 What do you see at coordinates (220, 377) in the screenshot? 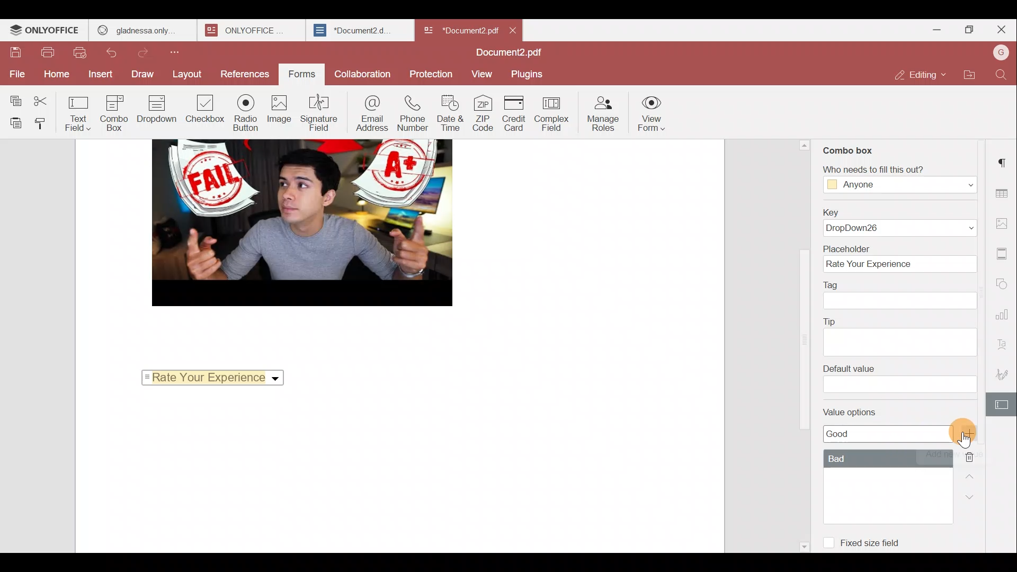
I see `Rate Your Experience ` at bounding box center [220, 377].